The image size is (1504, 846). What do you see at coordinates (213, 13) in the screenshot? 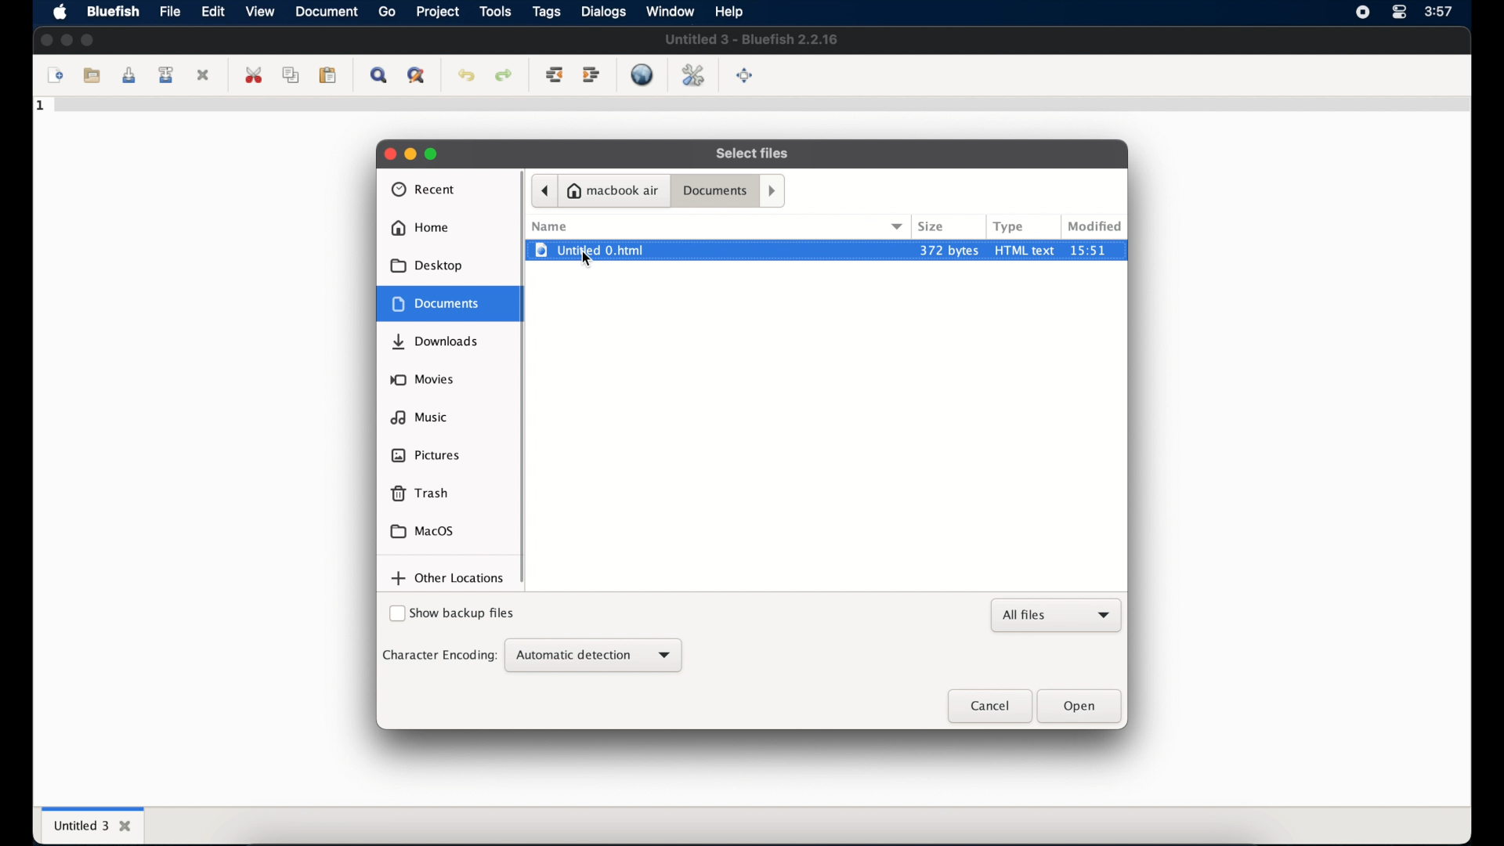
I see `edit` at bounding box center [213, 13].